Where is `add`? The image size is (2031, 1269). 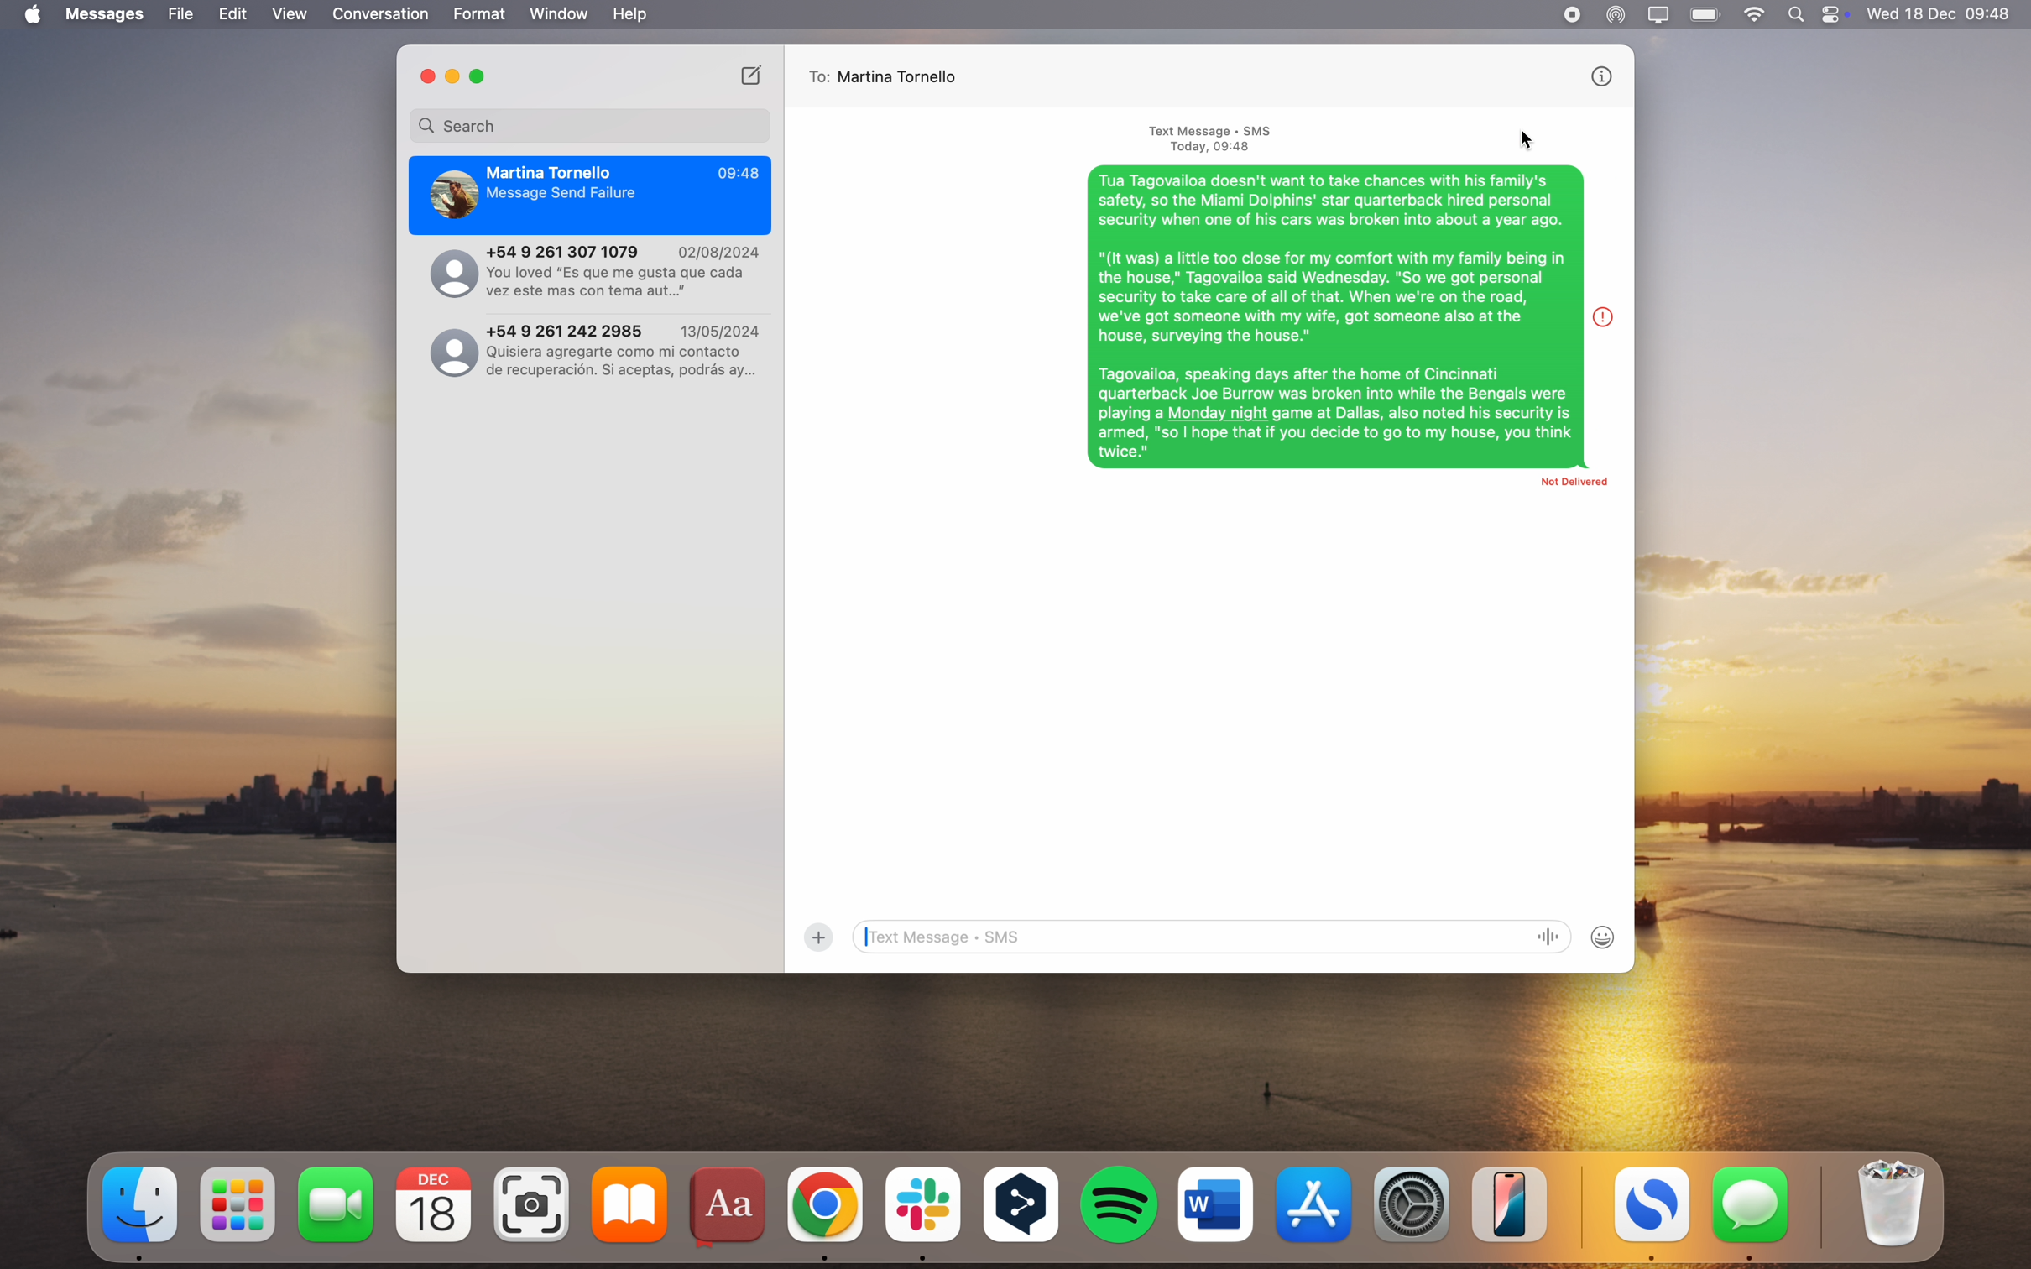 add is located at coordinates (818, 937).